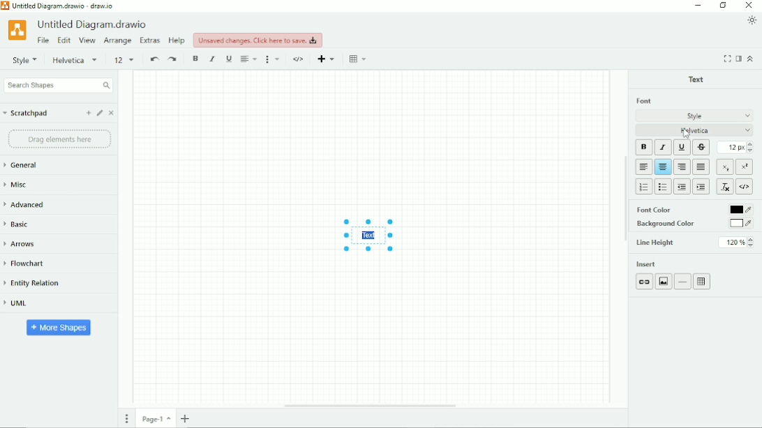 The height and width of the screenshot is (428, 762). What do you see at coordinates (694, 115) in the screenshot?
I see `Style` at bounding box center [694, 115].